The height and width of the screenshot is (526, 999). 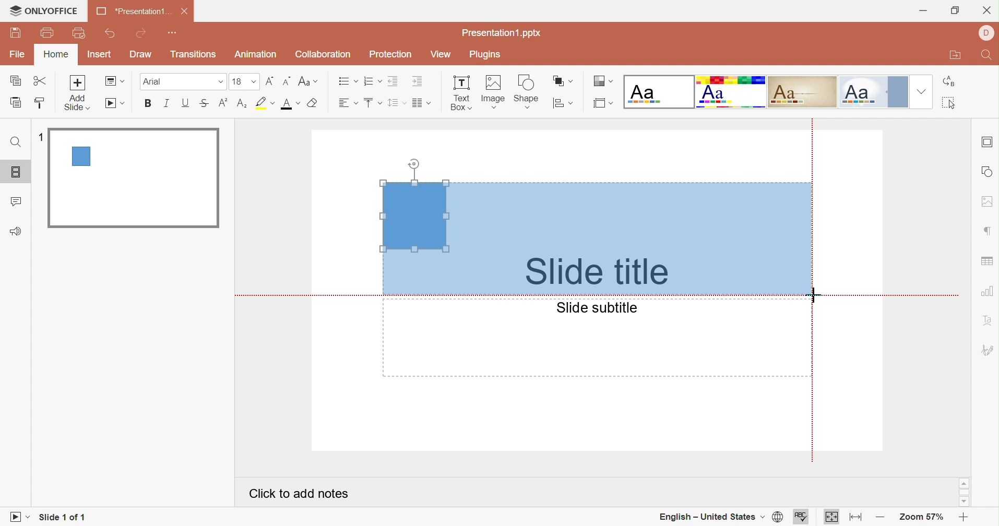 What do you see at coordinates (493, 93) in the screenshot?
I see `Image` at bounding box center [493, 93].